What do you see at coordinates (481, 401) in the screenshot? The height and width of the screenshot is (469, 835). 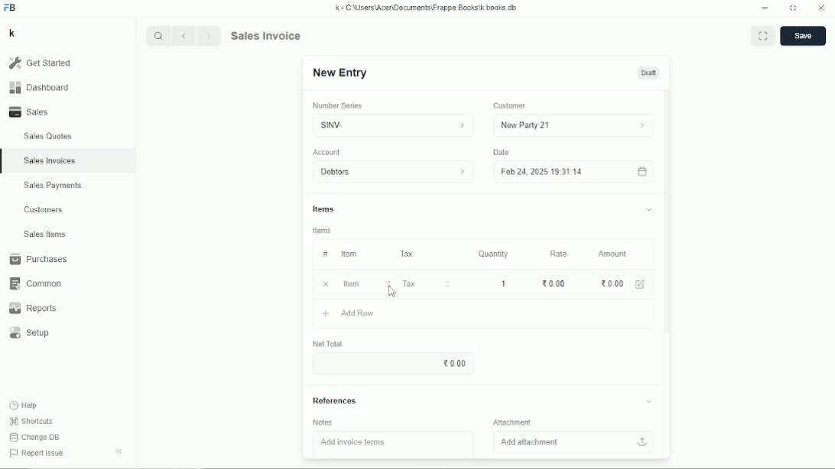 I see `References` at bounding box center [481, 401].